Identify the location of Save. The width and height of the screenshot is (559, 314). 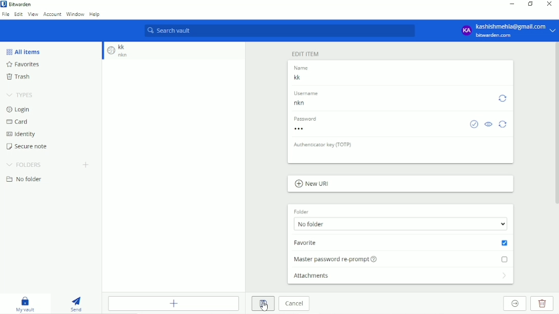
(264, 304).